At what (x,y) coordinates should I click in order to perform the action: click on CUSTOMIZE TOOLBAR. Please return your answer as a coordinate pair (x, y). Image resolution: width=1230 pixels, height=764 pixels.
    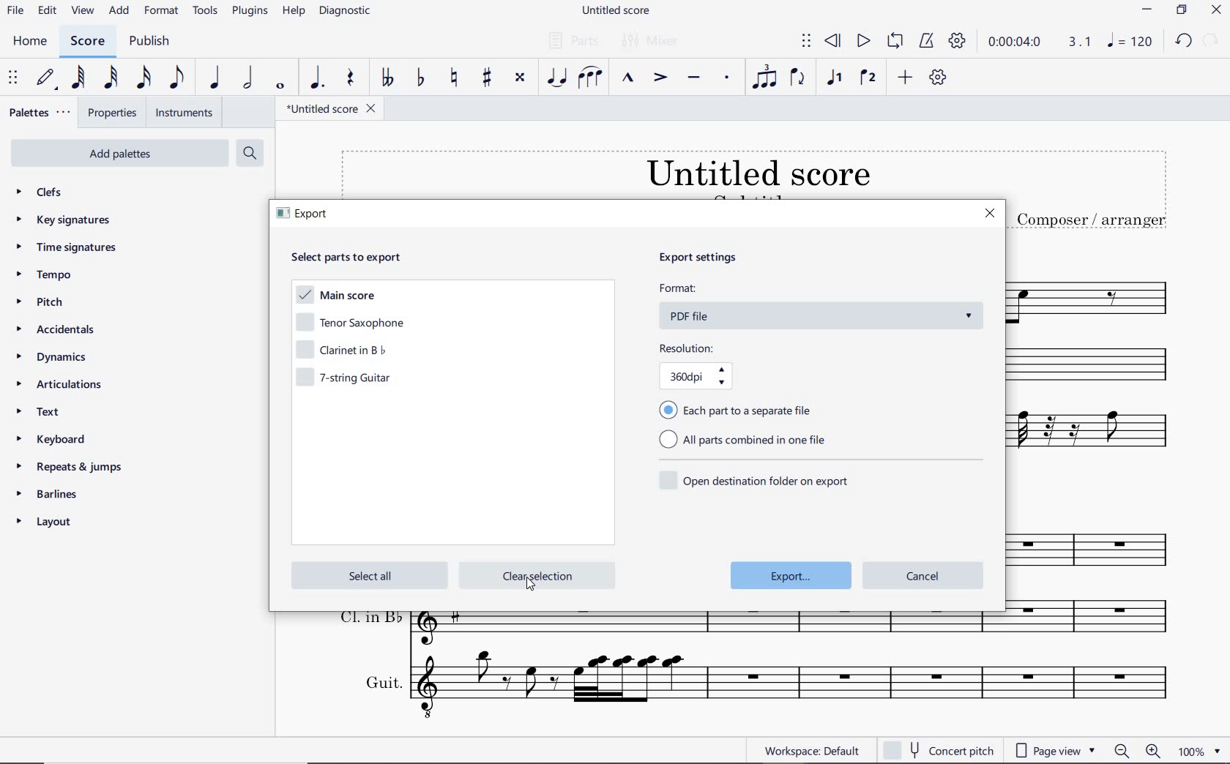
    Looking at the image, I should click on (936, 77).